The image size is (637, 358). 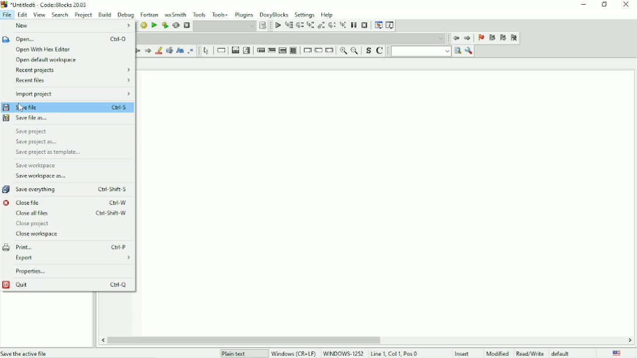 What do you see at coordinates (481, 38) in the screenshot?
I see `Toggle bookmark` at bounding box center [481, 38].